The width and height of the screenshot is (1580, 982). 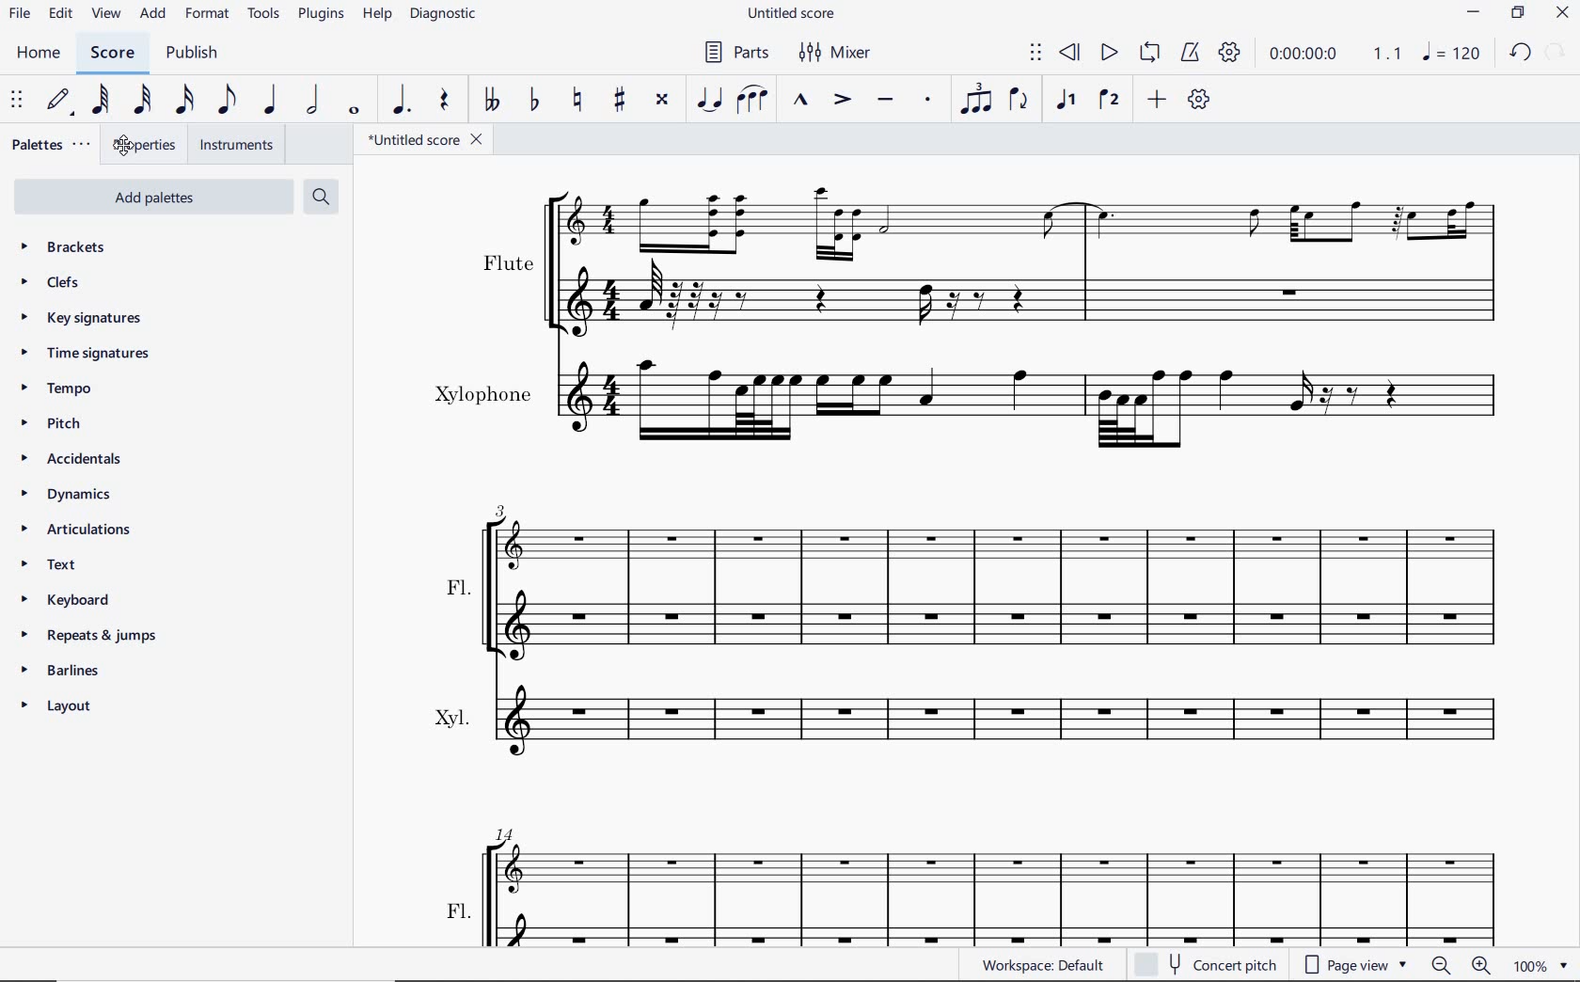 What do you see at coordinates (577, 99) in the screenshot?
I see `TOGGLE NATURAL` at bounding box center [577, 99].